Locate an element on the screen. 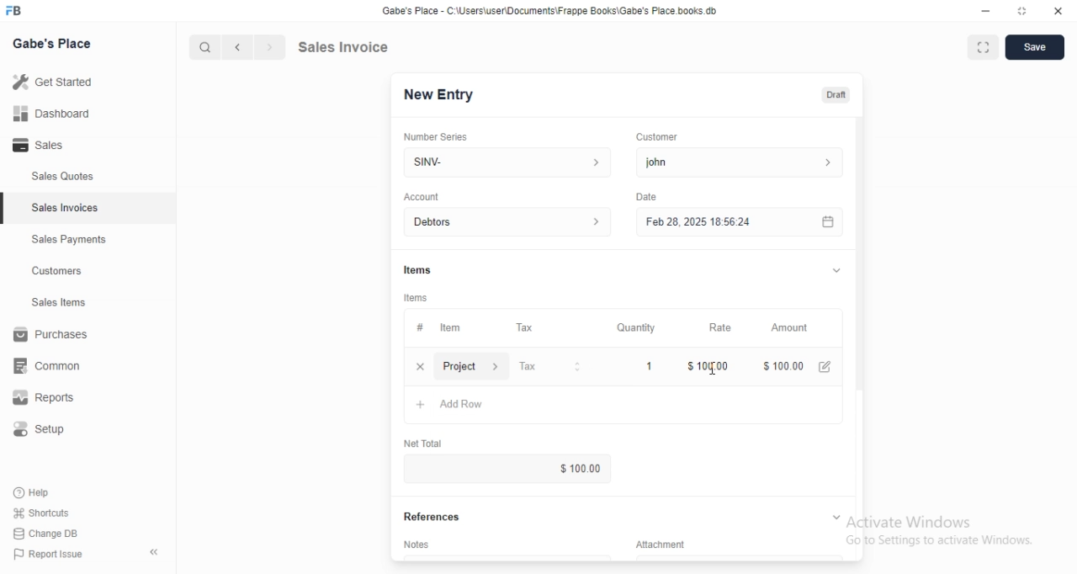 This screenshot has height=574, width=1077. all Dashboard is located at coordinates (58, 119).